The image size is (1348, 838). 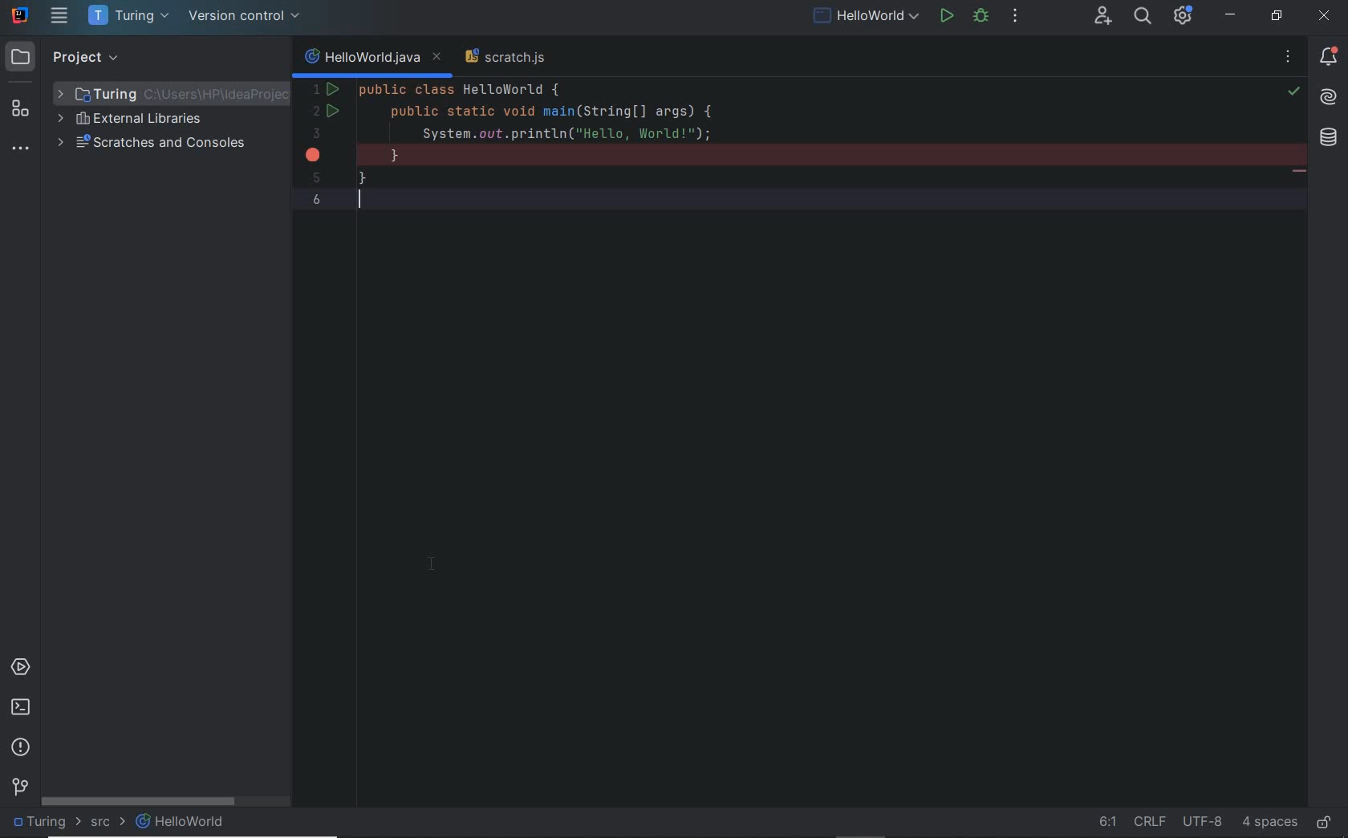 What do you see at coordinates (110, 822) in the screenshot?
I see `SRC` at bounding box center [110, 822].